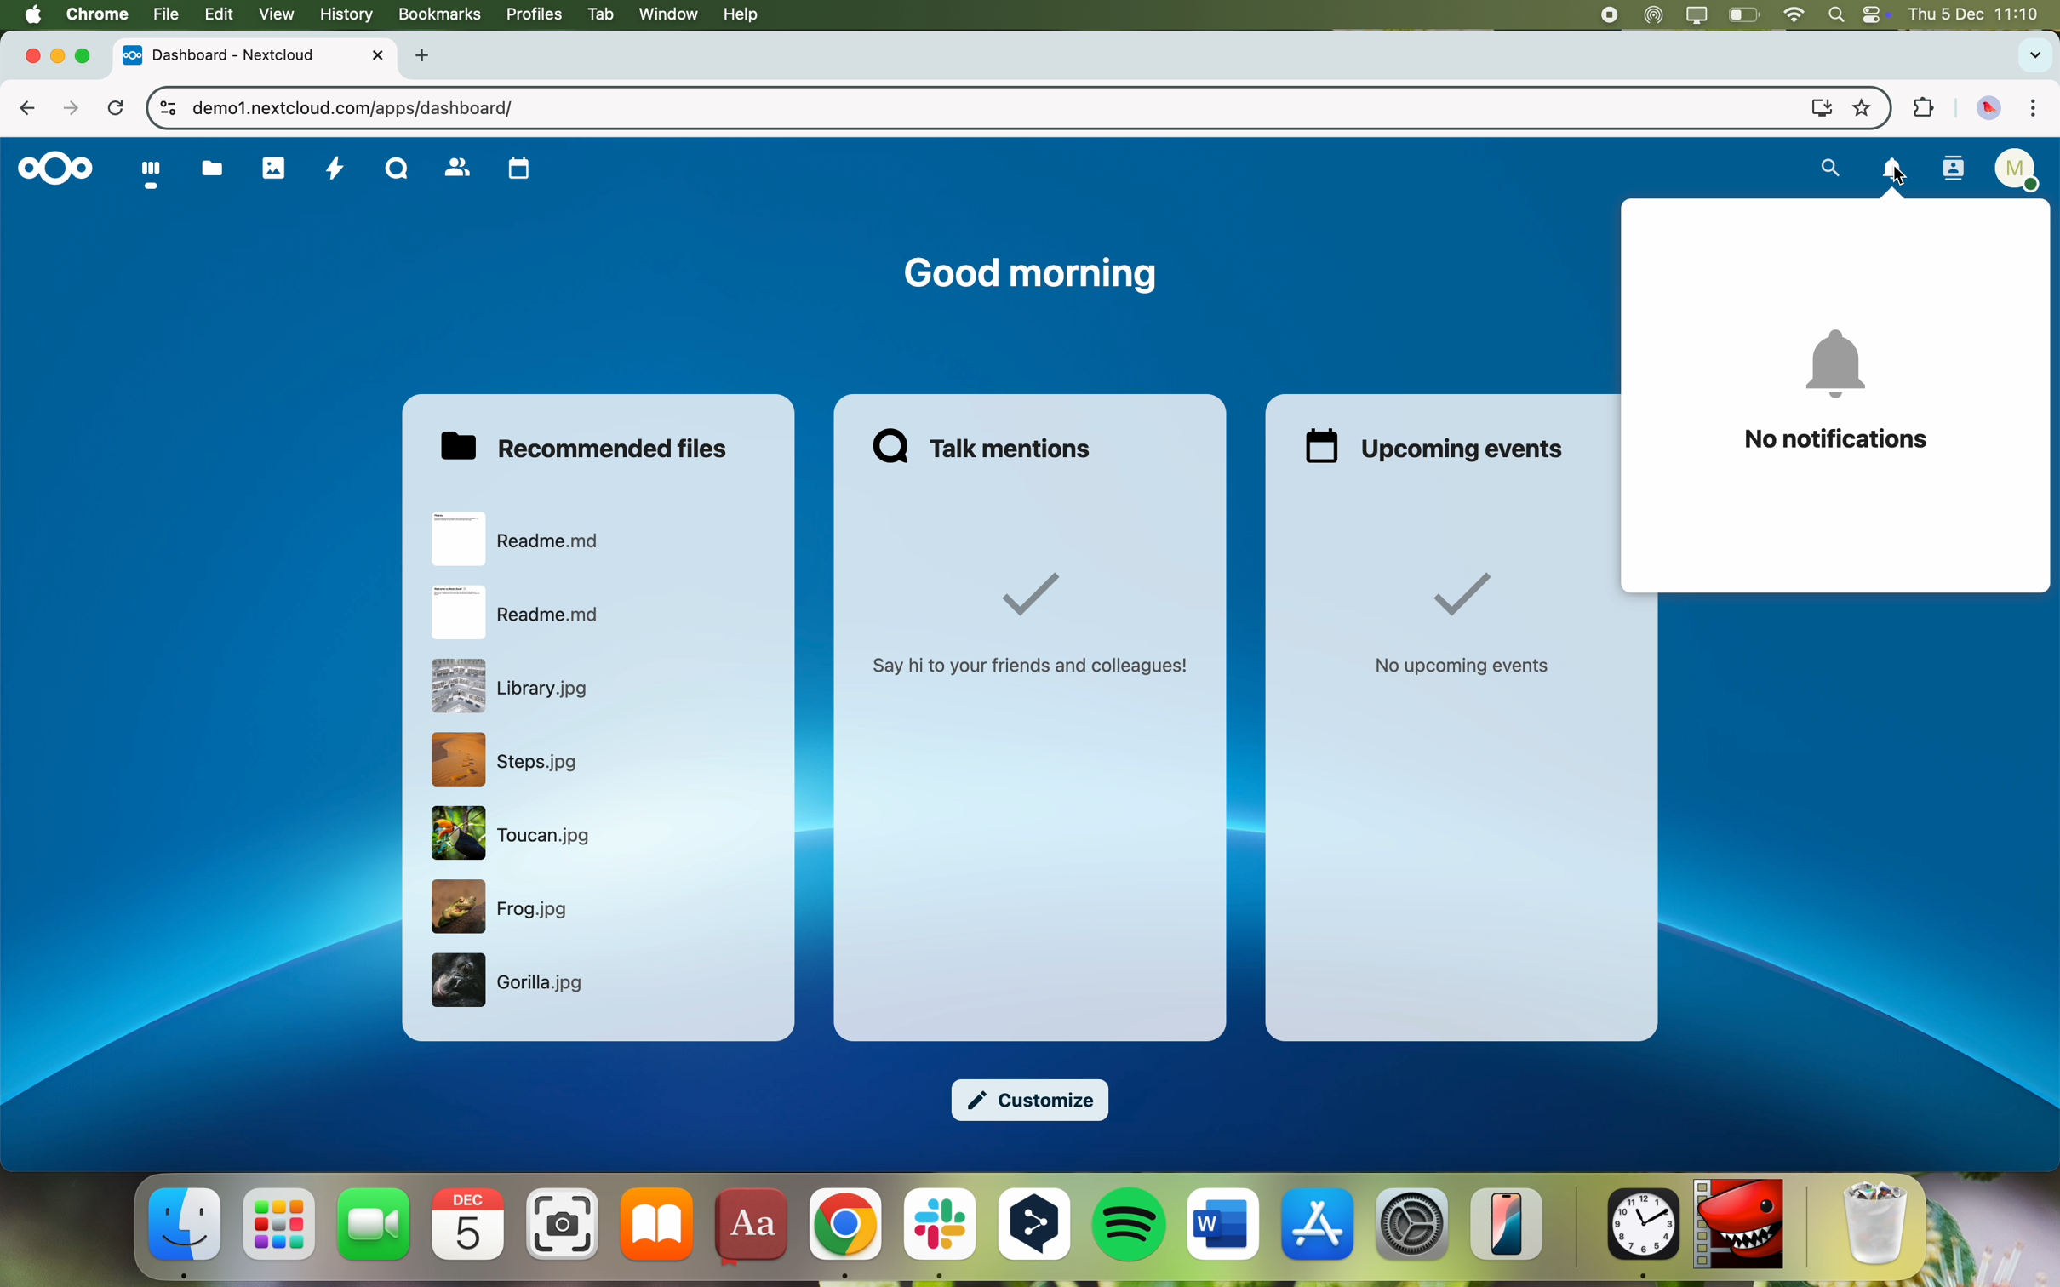  I want to click on profile picture, so click(1989, 110).